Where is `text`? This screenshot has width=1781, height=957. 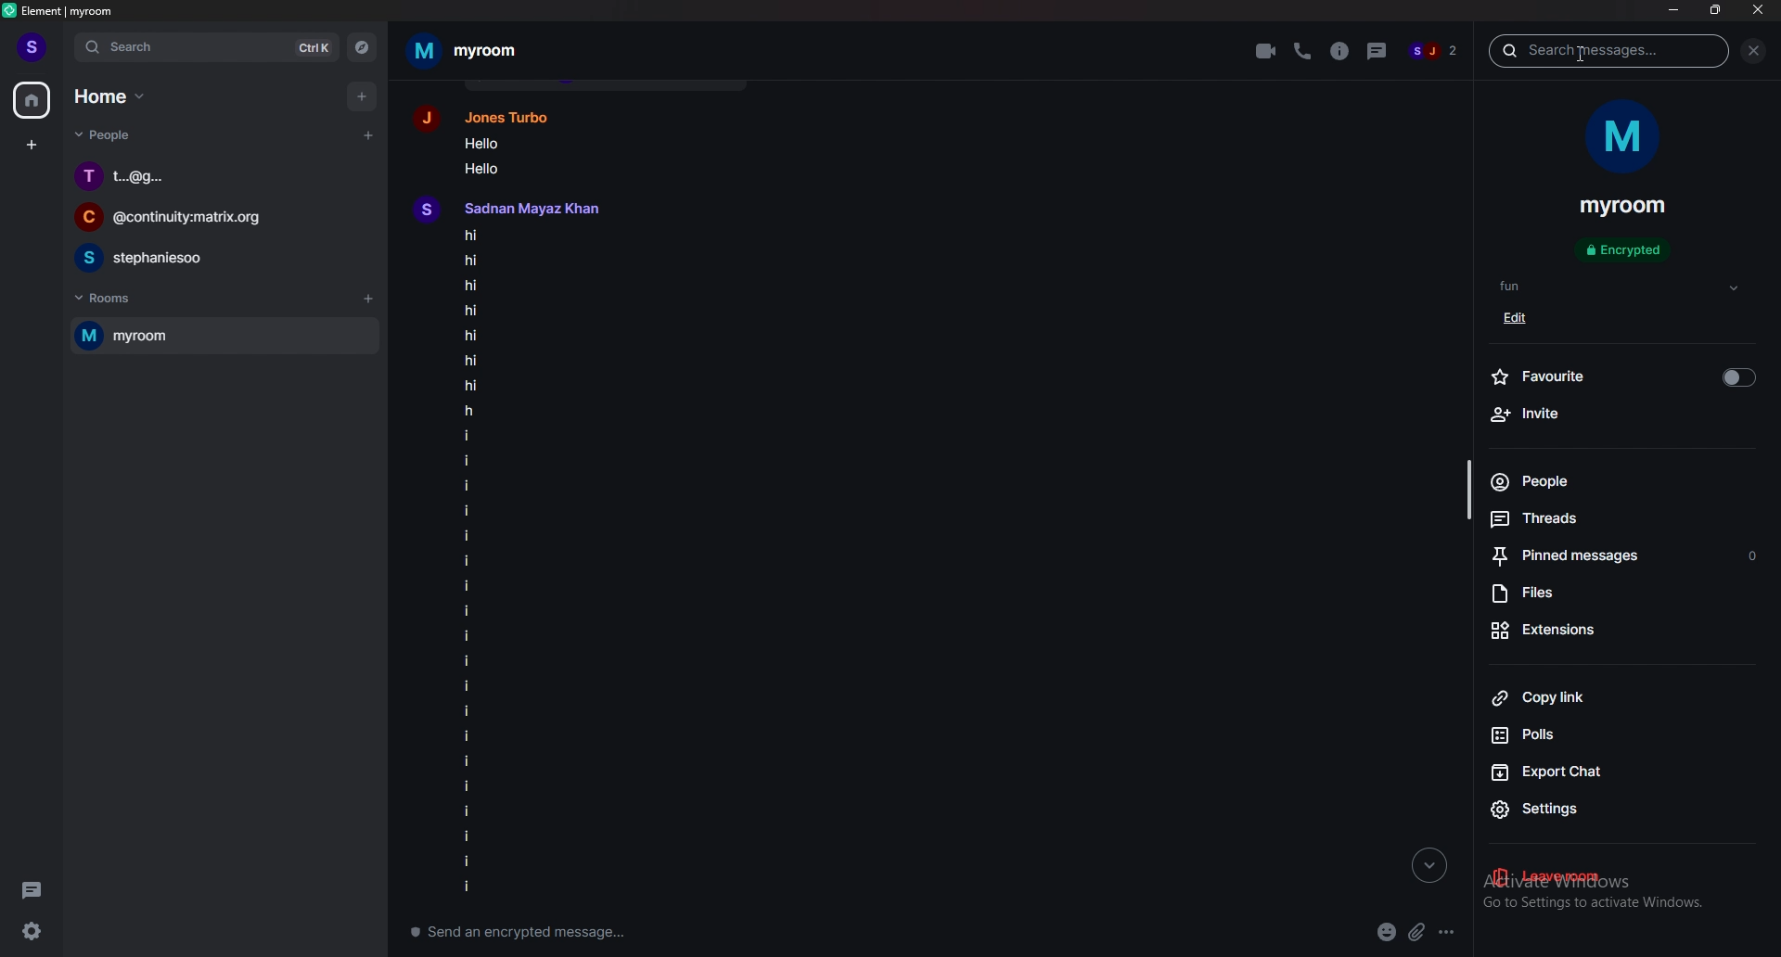 text is located at coordinates (511, 155).